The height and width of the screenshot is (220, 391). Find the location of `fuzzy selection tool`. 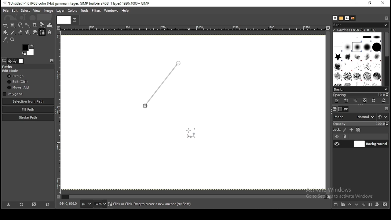

fuzzy selection tool is located at coordinates (27, 25).